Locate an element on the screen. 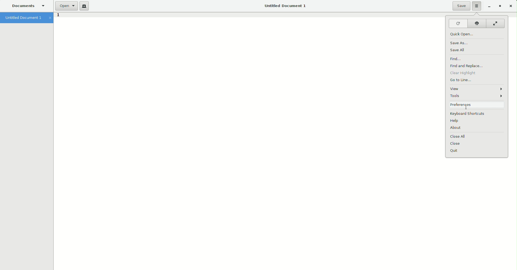 This screenshot has height=270, width=517. Find is located at coordinates (457, 58).